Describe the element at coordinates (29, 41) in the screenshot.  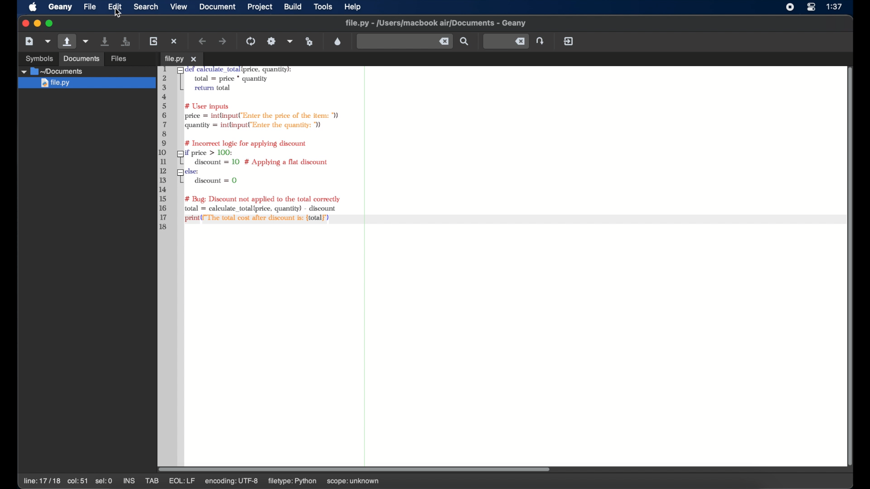
I see `new file` at that location.